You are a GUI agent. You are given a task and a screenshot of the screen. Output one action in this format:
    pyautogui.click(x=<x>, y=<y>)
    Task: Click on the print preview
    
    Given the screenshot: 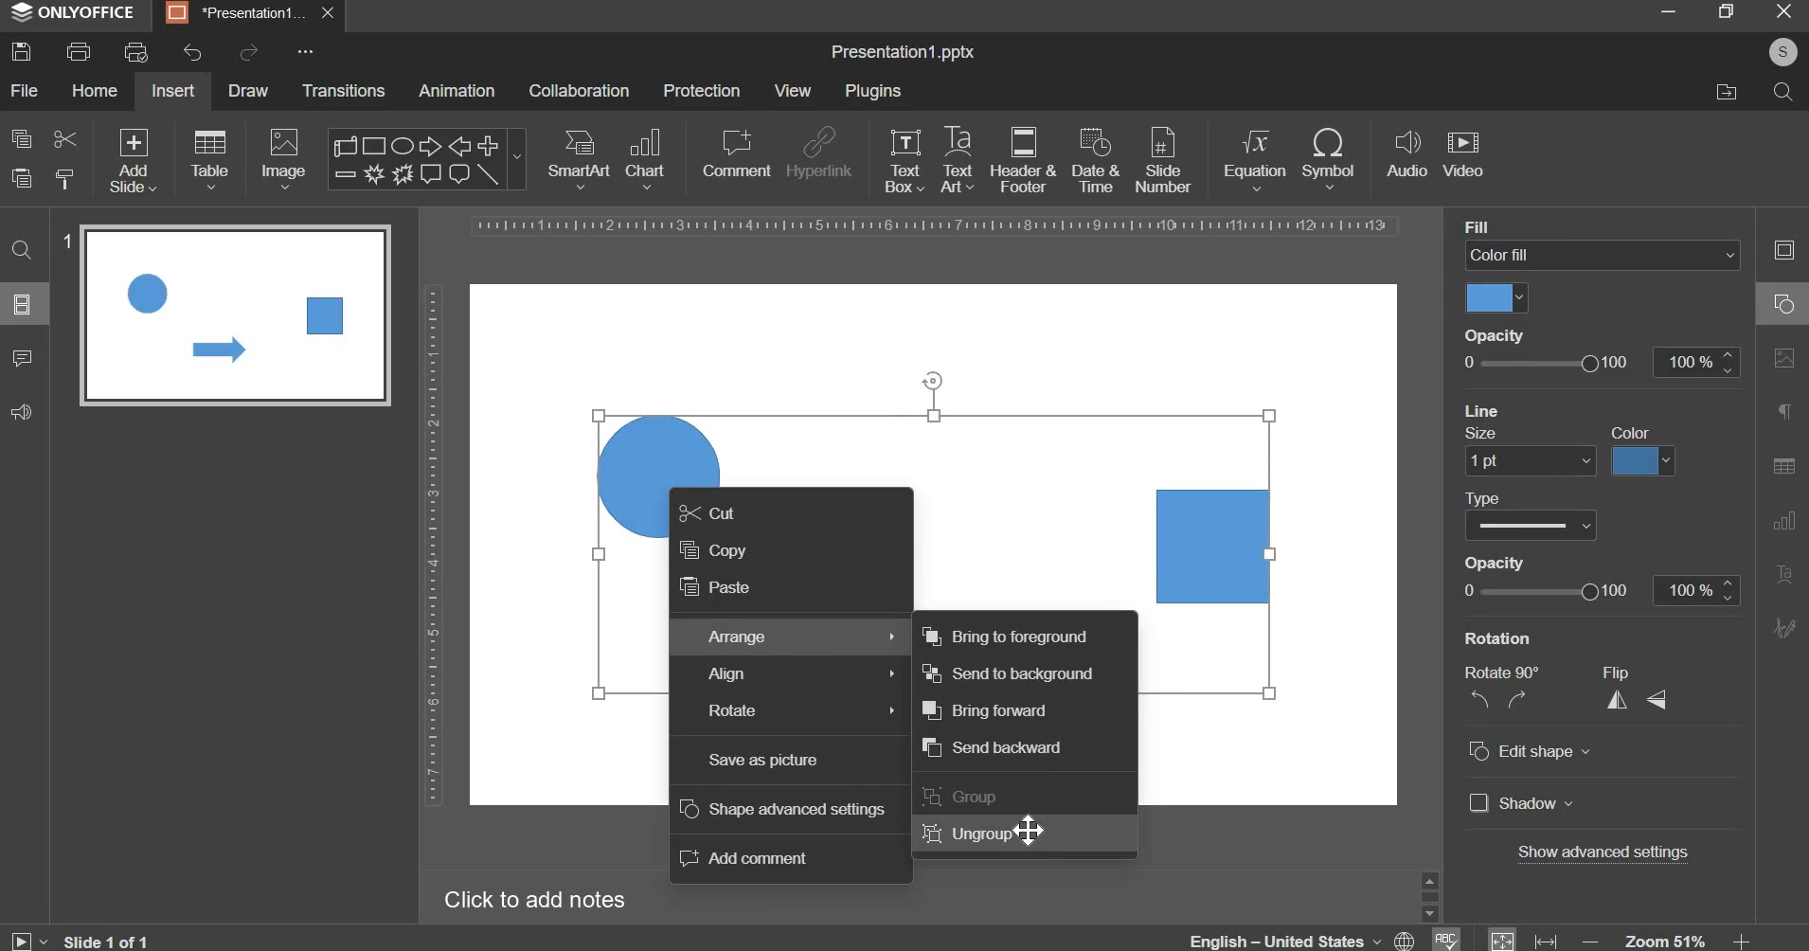 What is the action you would take?
    pyautogui.click(x=135, y=52)
    